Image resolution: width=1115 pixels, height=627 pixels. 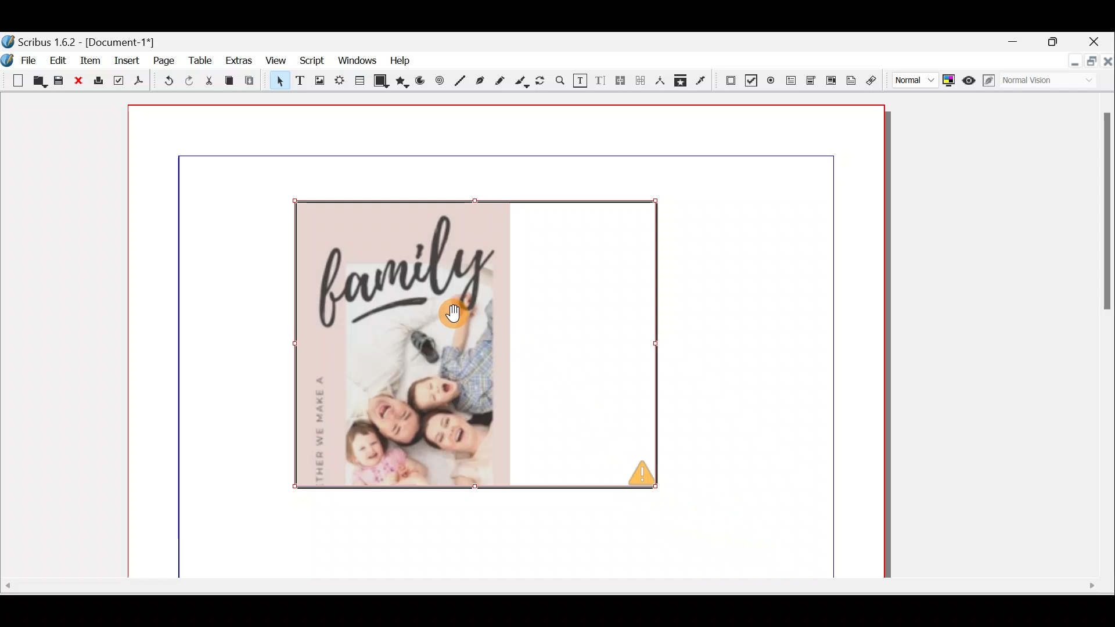 I want to click on Rotate item, so click(x=541, y=78).